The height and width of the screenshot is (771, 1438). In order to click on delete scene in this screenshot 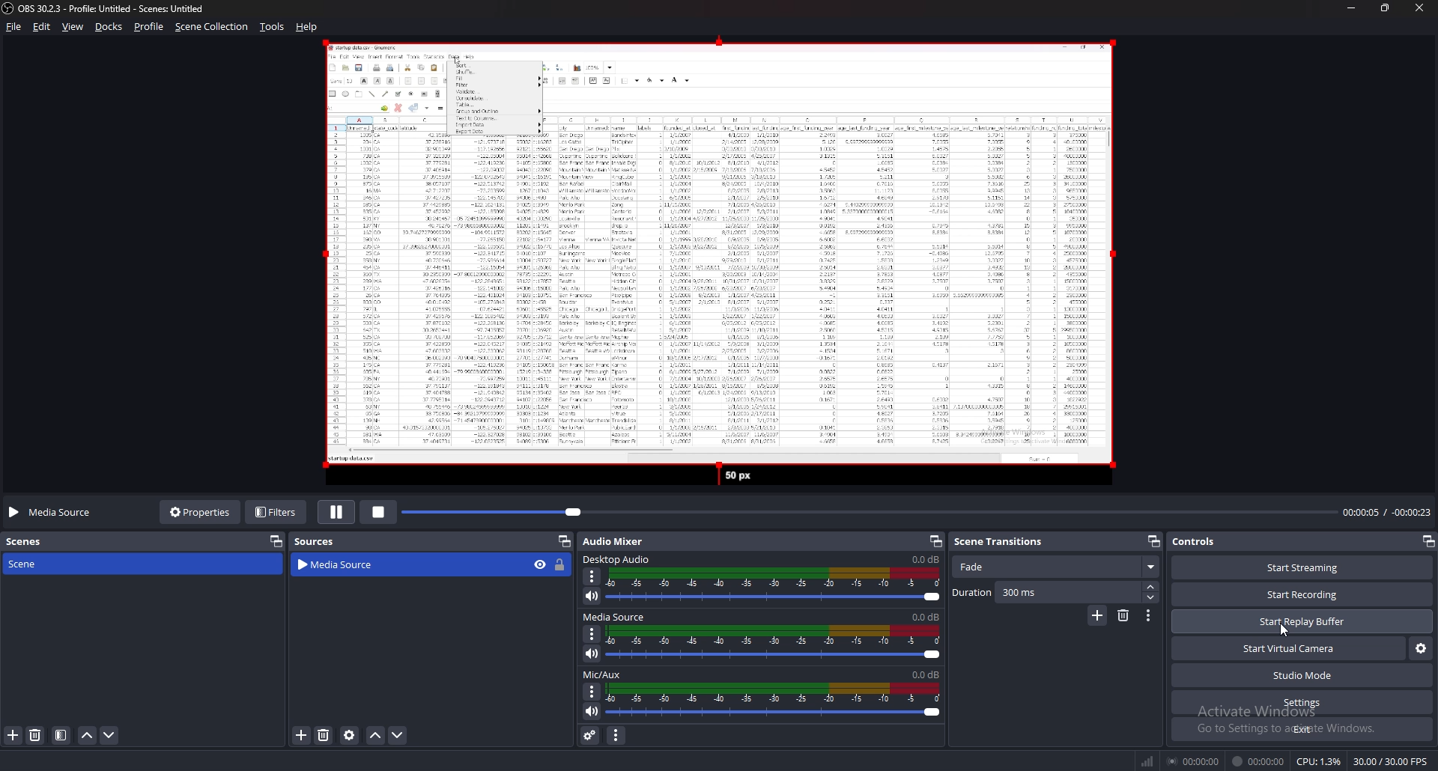, I will do `click(35, 734)`.